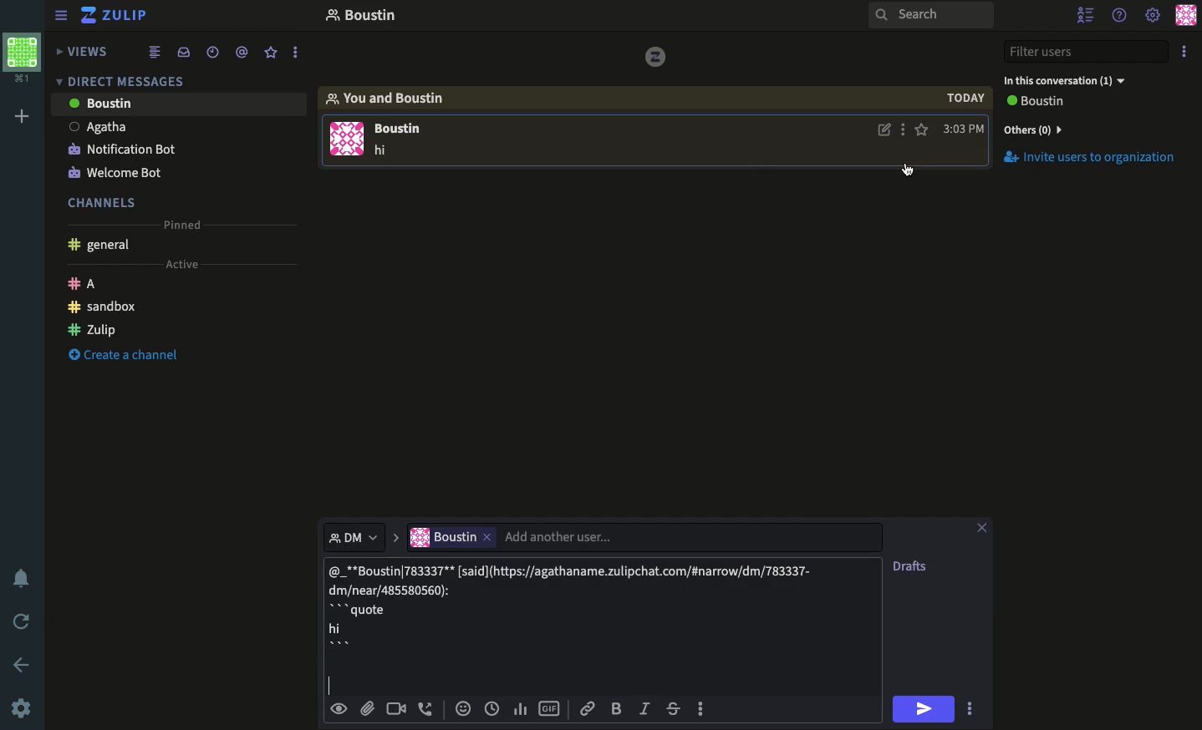 Image resolution: width=1202 pixels, height=730 pixels. I want to click on Text, so click(384, 151).